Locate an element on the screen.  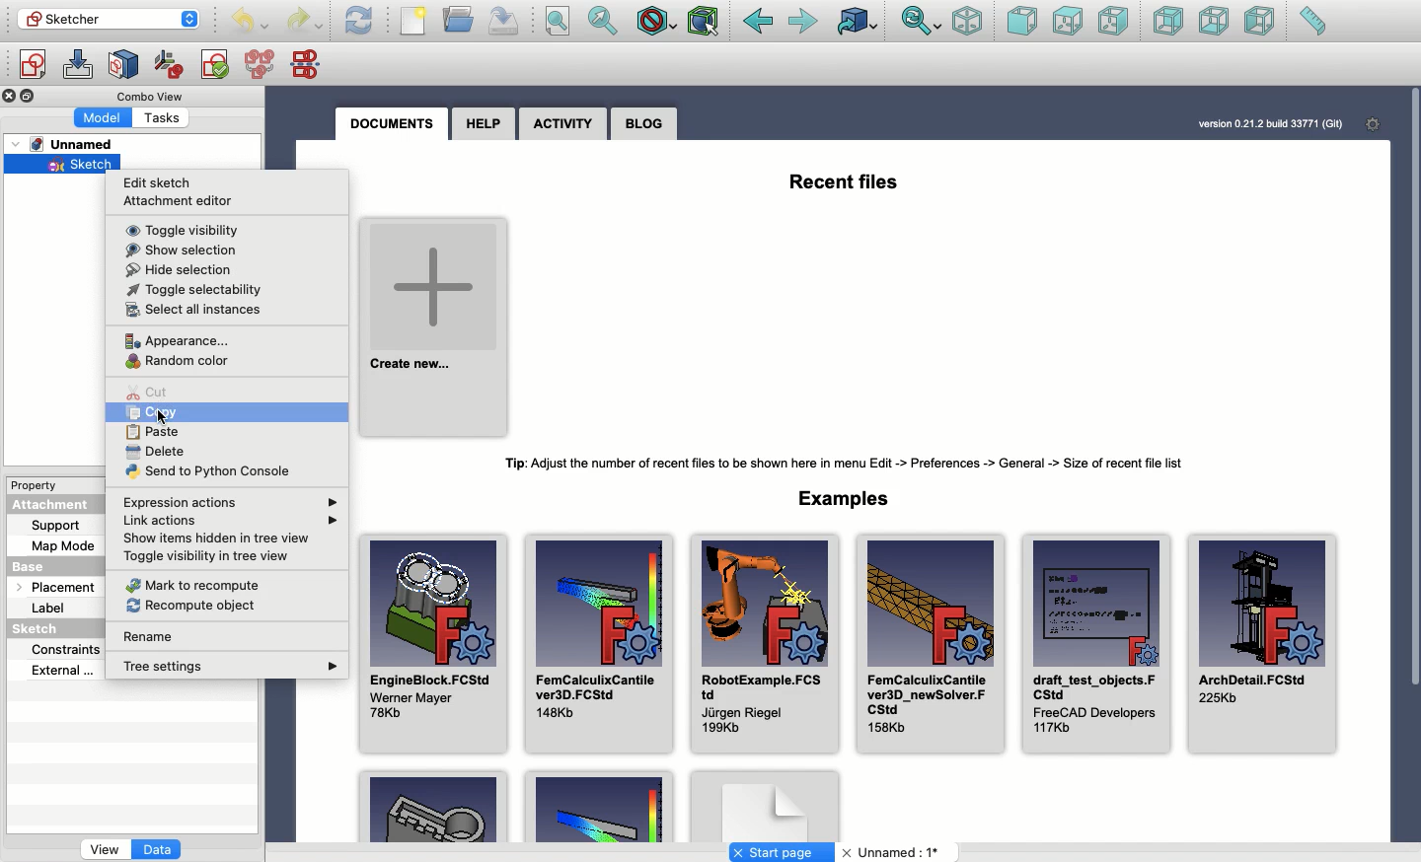
Base is located at coordinates (47, 563).